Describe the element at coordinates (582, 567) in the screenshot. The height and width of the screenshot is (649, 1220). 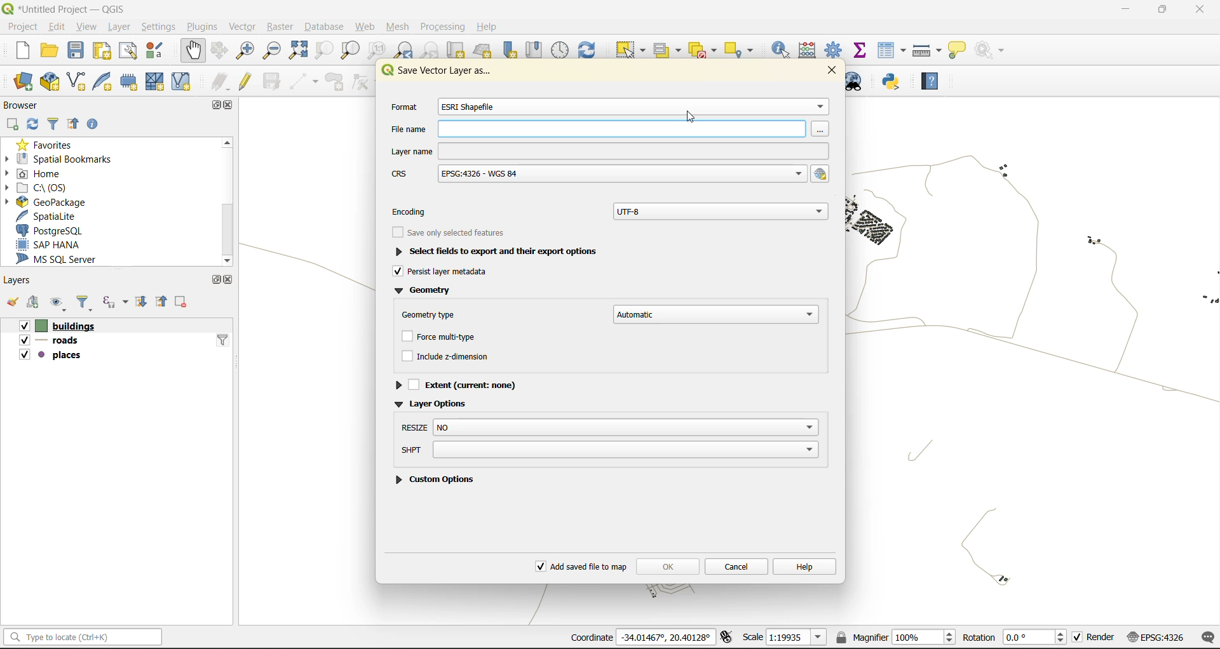
I see `add saved file to map` at that location.